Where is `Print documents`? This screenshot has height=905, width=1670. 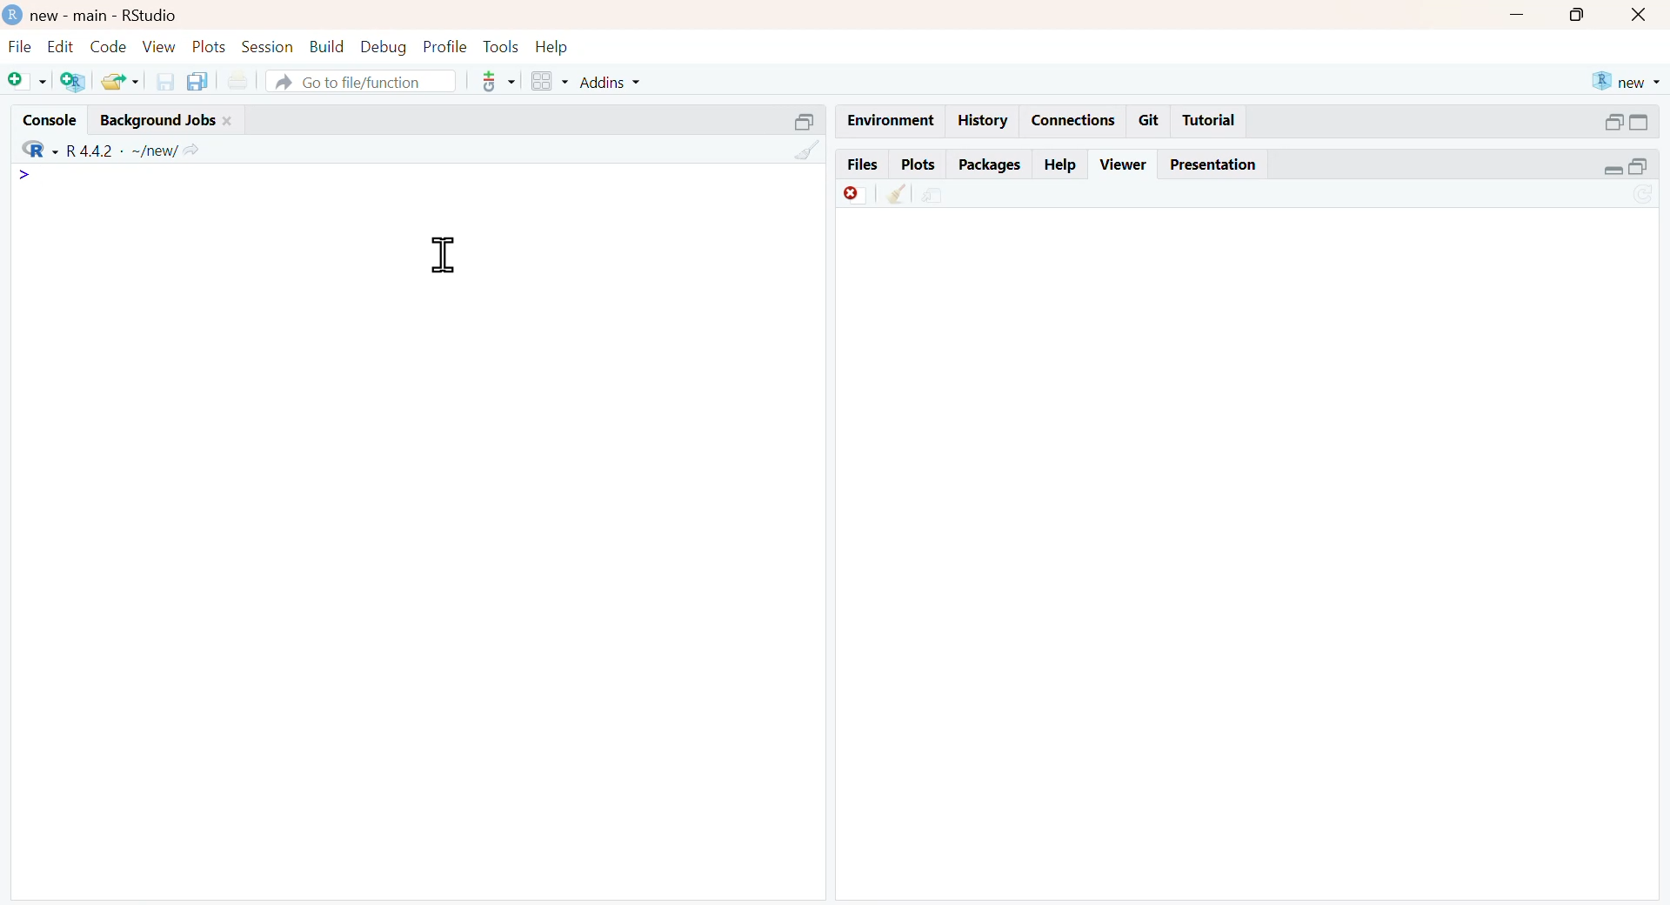
Print documents is located at coordinates (242, 77).